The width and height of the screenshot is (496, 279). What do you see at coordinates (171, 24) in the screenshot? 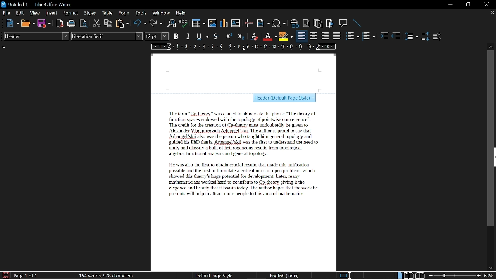
I see `Find and replace` at bounding box center [171, 24].